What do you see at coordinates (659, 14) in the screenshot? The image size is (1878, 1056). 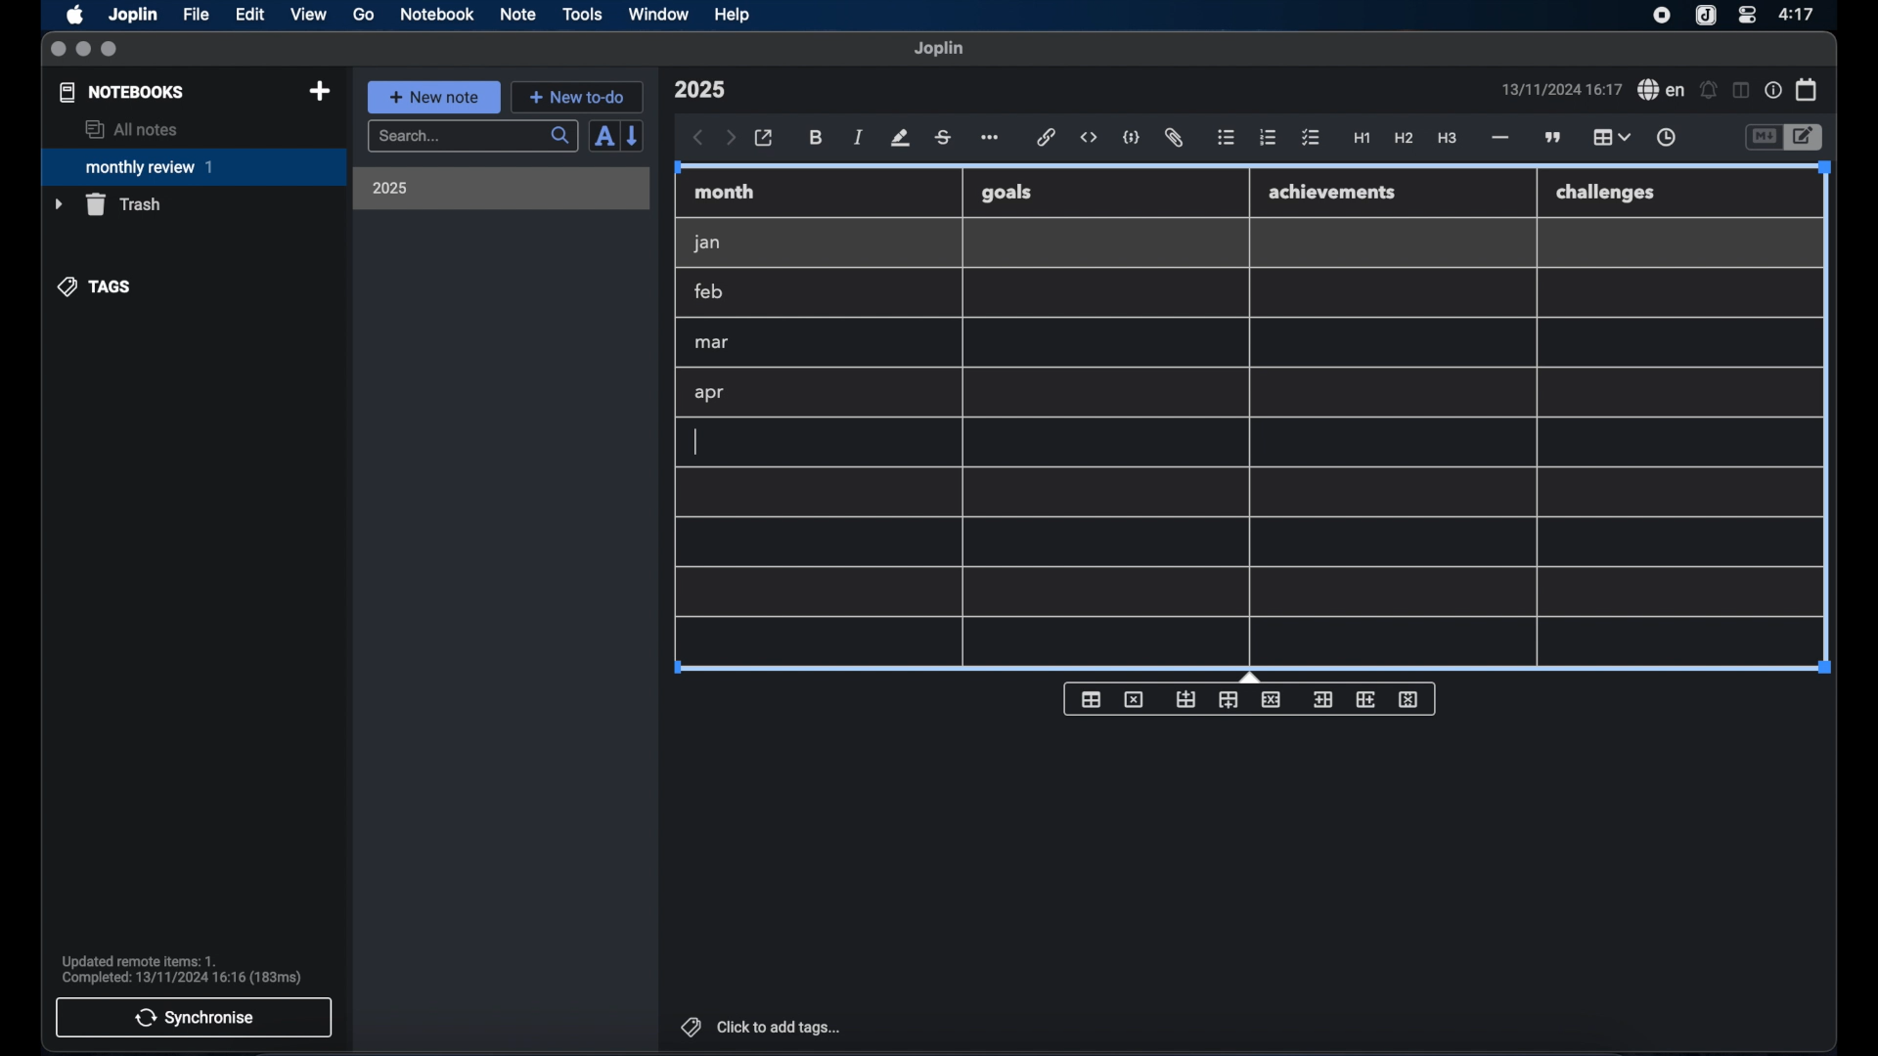 I see `window` at bounding box center [659, 14].